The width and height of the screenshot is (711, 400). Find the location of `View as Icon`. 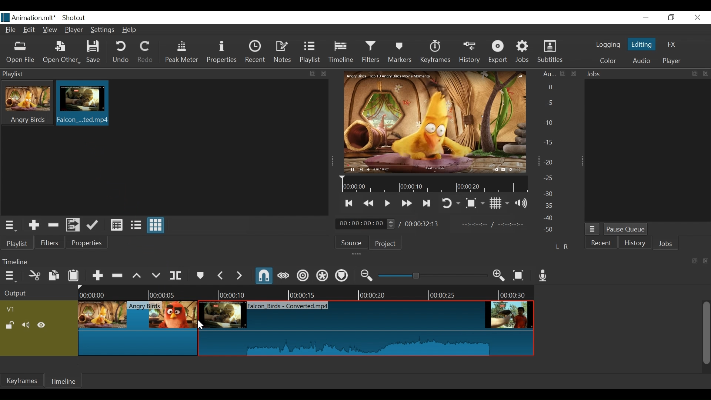

View as Icon is located at coordinates (156, 225).